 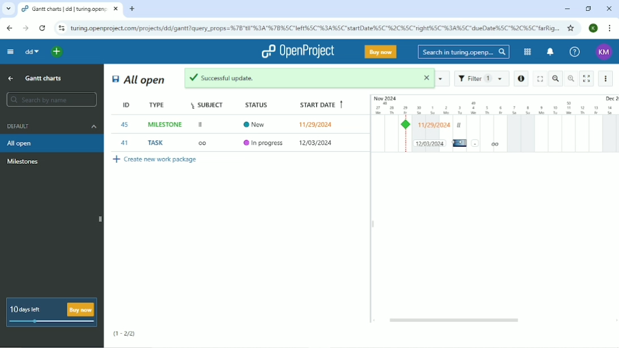 I want to click on Type, so click(x=158, y=105).